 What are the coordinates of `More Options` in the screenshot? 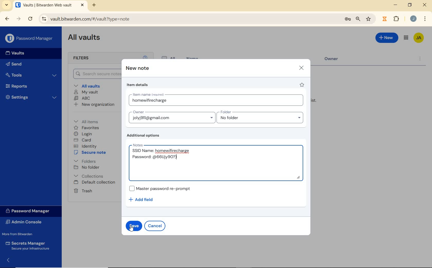 It's located at (425, 18).